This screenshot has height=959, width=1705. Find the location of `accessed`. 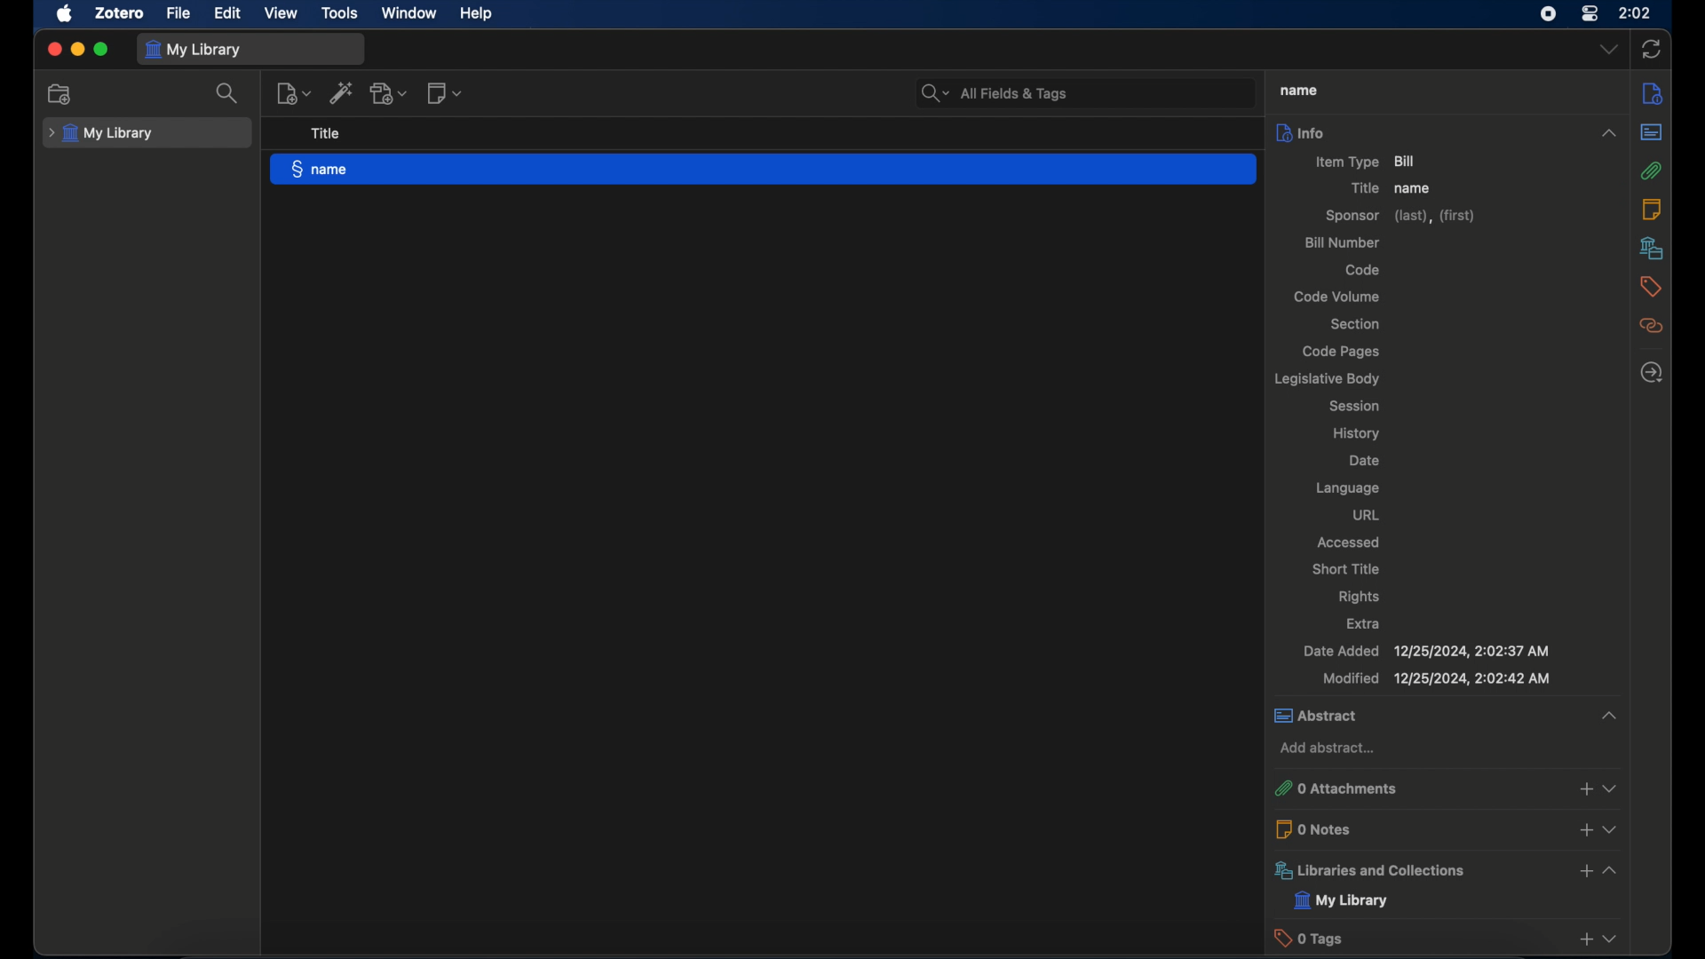

accessed is located at coordinates (1347, 542).